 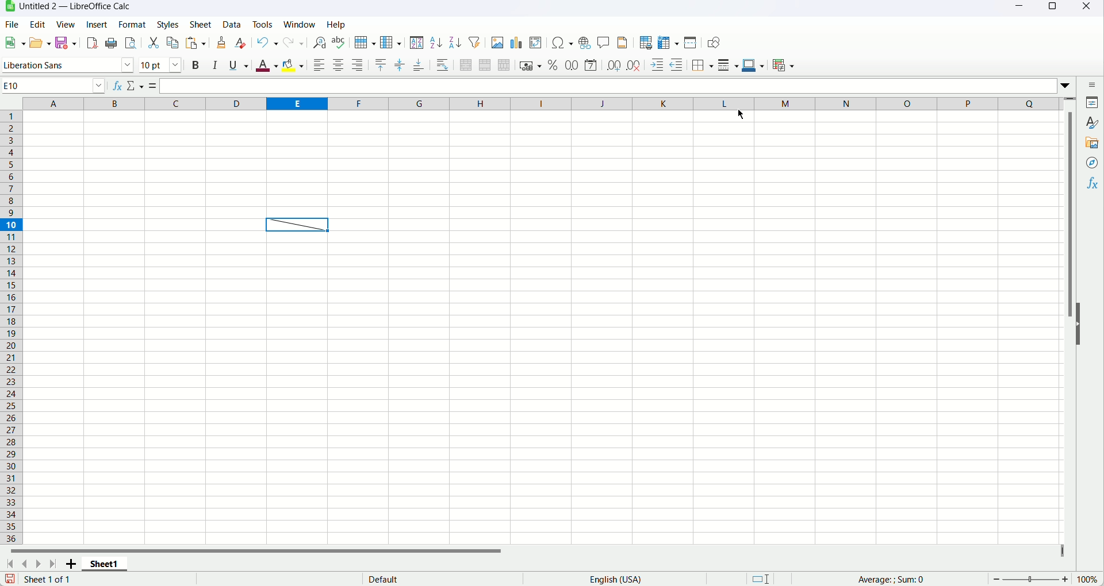 I want to click on Font color, so click(x=266, y=65).